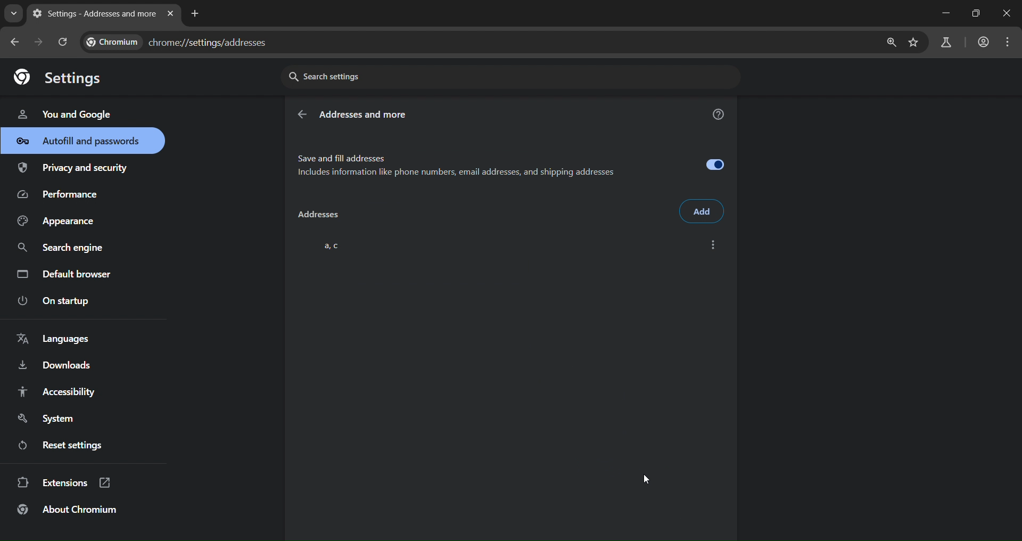 This screenshot has height=541, width=1022. I want to click on appearance, so click(60, 222).